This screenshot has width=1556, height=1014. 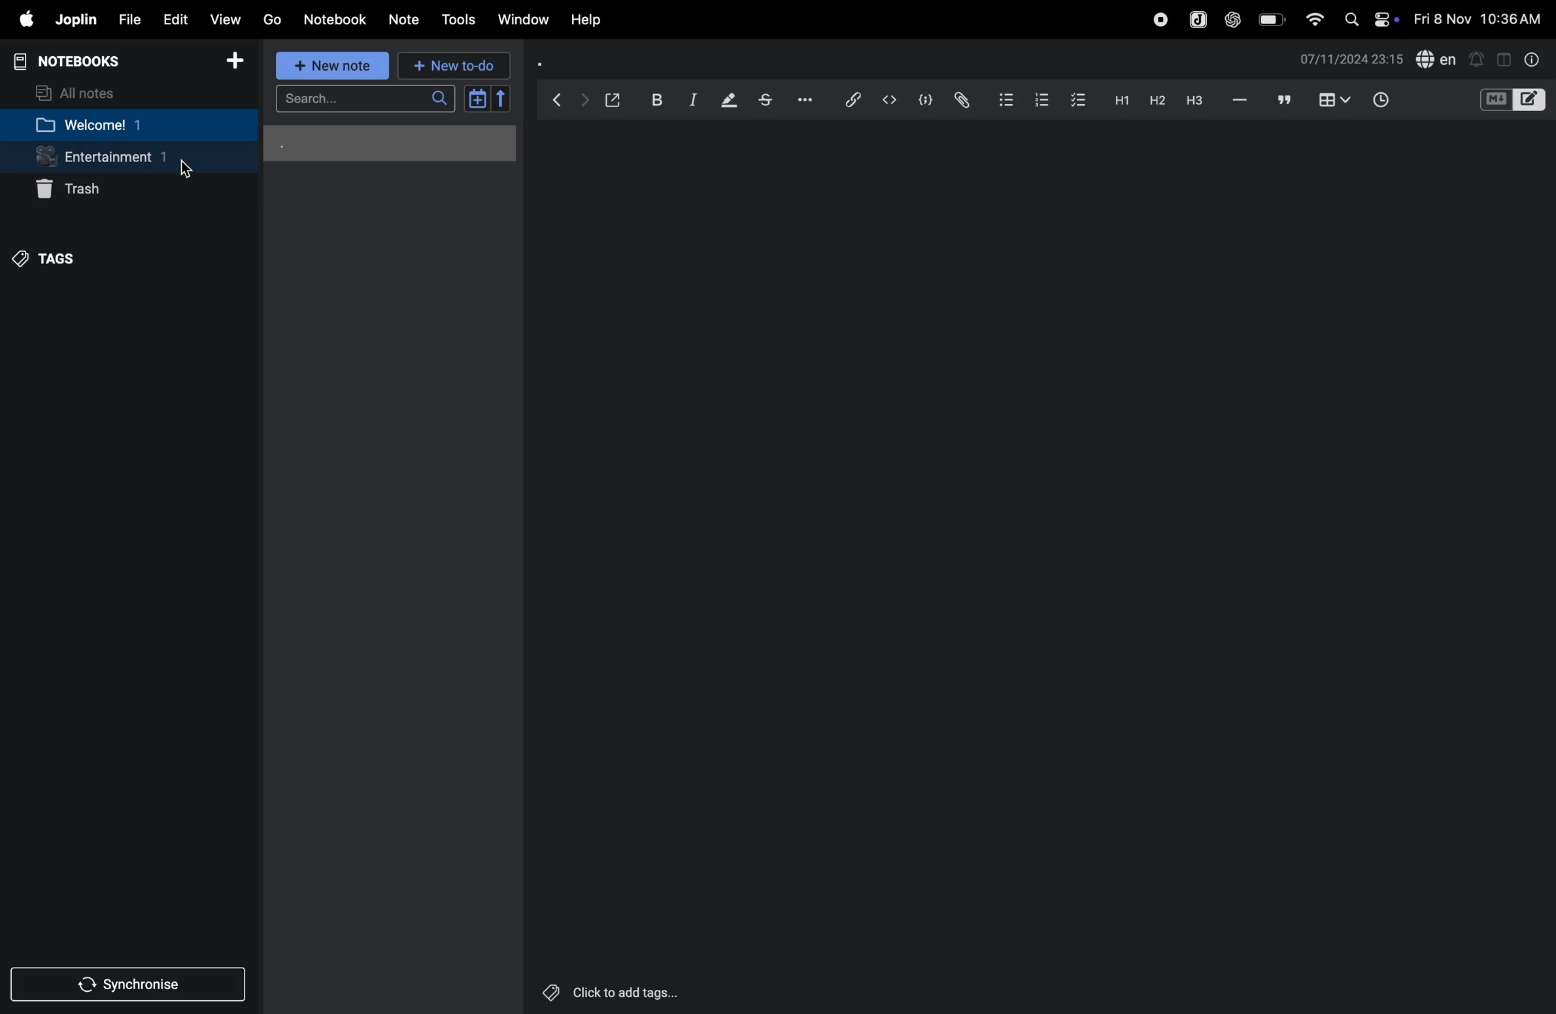 What do you see at coordinates (1232, 20) in the screenshot?
I see `chatgpt` at bounding box center [1232, 20].